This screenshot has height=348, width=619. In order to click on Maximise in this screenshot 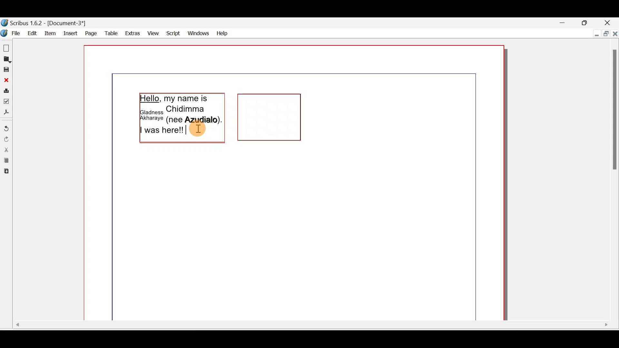, I will do `click(586, 22)`.